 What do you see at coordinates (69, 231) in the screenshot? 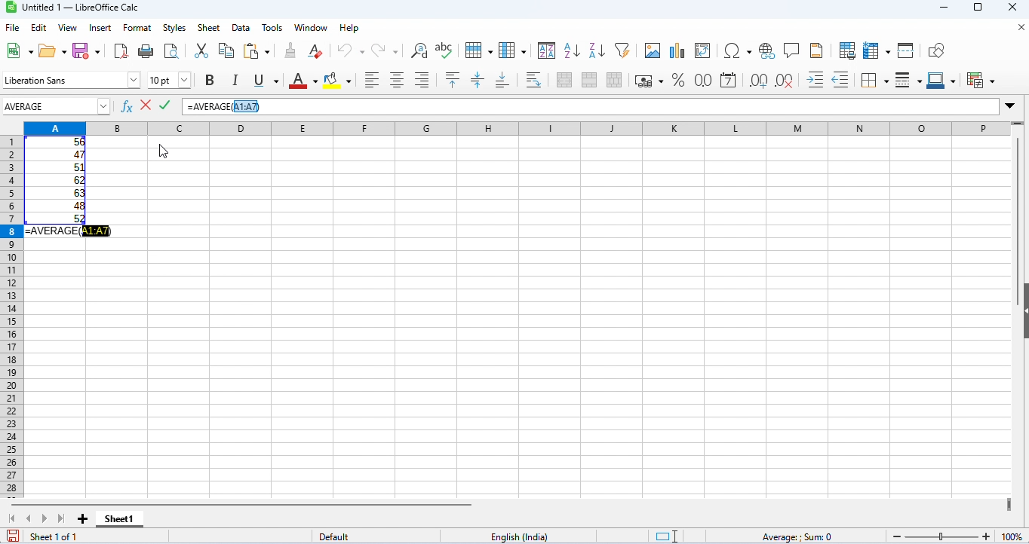
I see `formula appeared` at bounding box center [69, 231].